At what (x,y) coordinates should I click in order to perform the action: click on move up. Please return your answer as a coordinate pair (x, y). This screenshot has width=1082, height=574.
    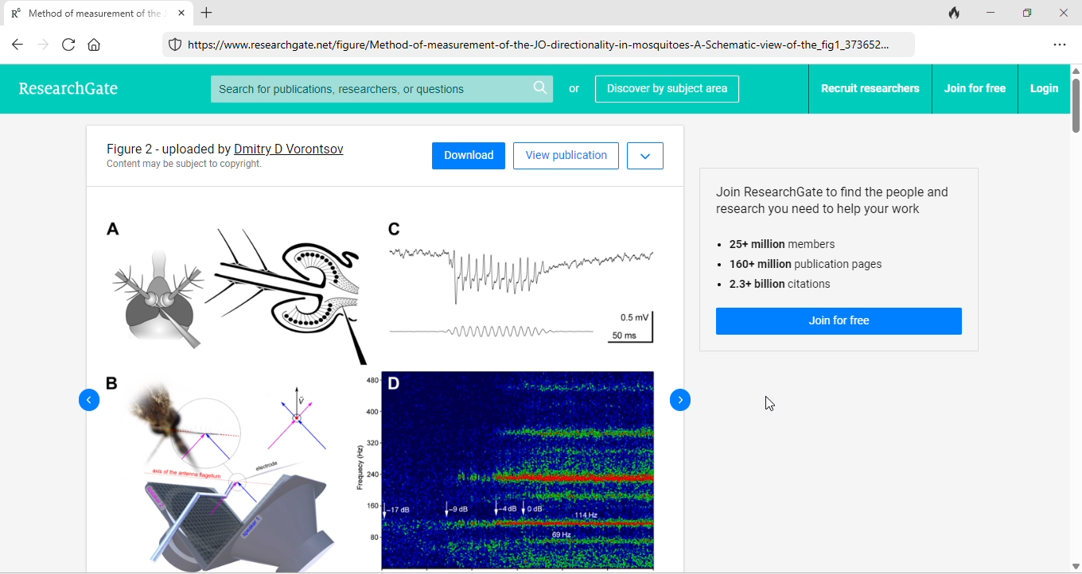
    Looking at the image, I should click on (1076, 71).